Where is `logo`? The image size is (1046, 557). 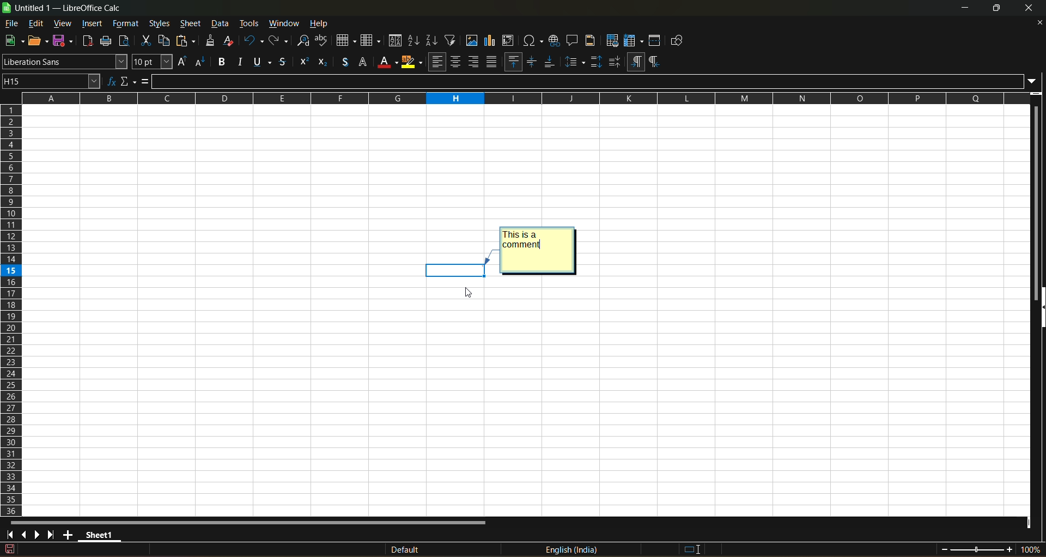 logo is located at coordinates (8, 8).